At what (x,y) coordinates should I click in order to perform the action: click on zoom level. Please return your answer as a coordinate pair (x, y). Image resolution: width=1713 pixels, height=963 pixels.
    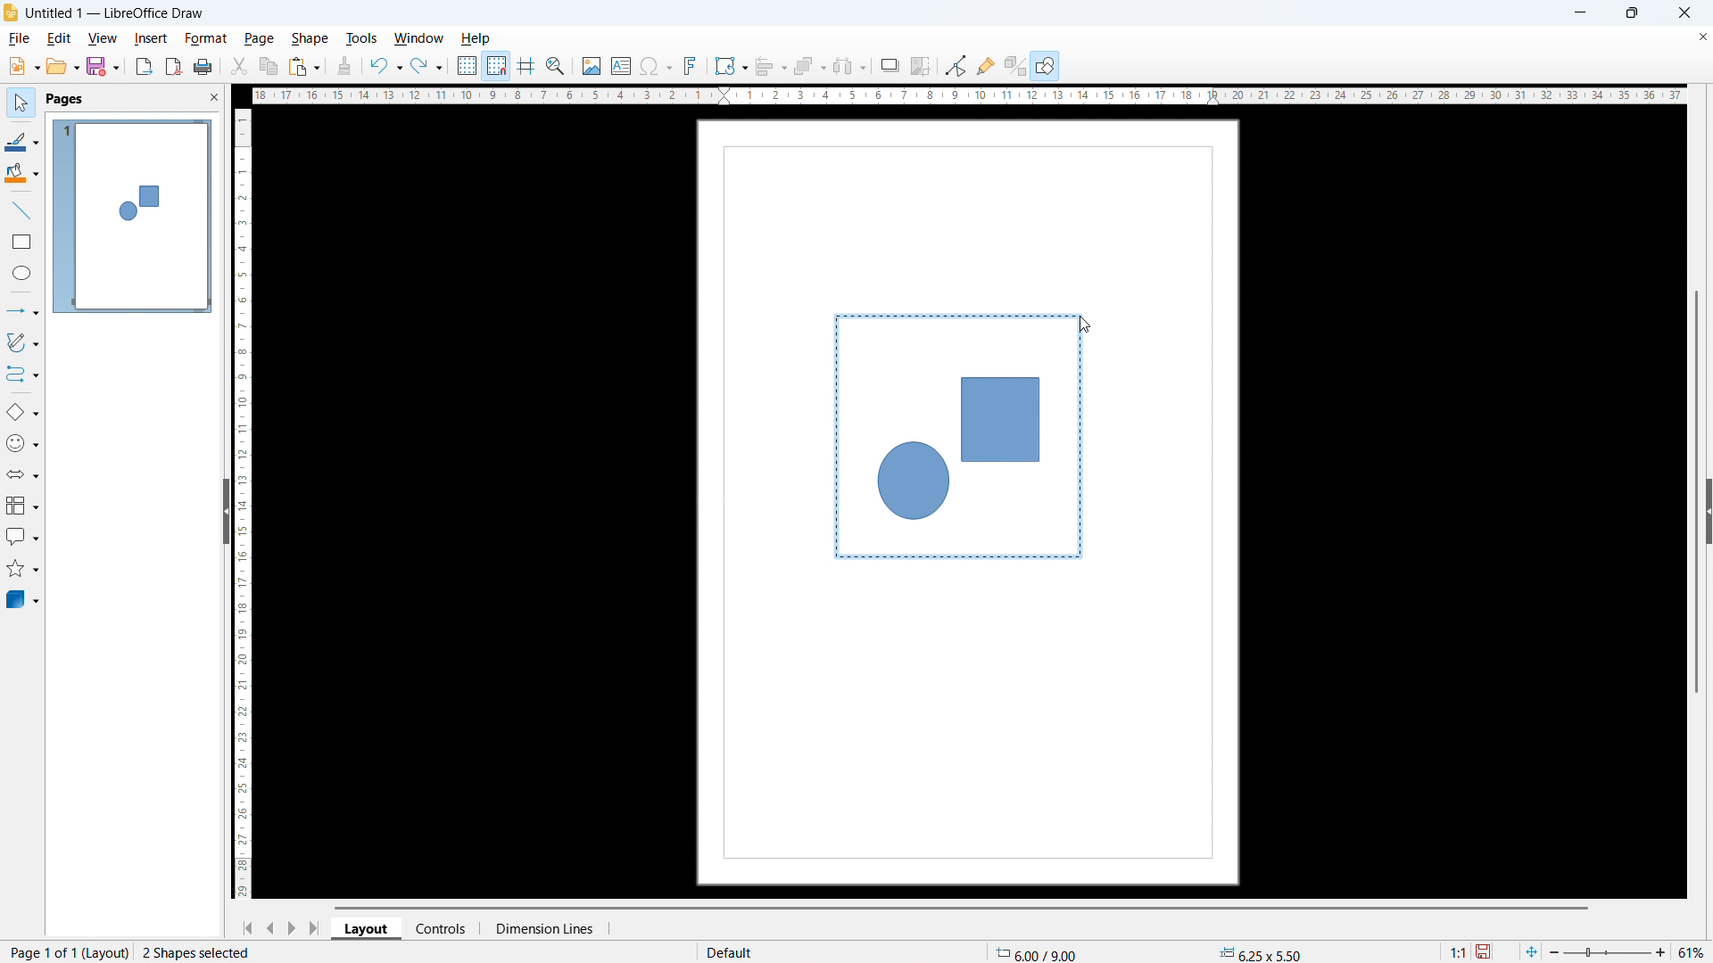
    Looking at the image, I should click on (1692, 951).